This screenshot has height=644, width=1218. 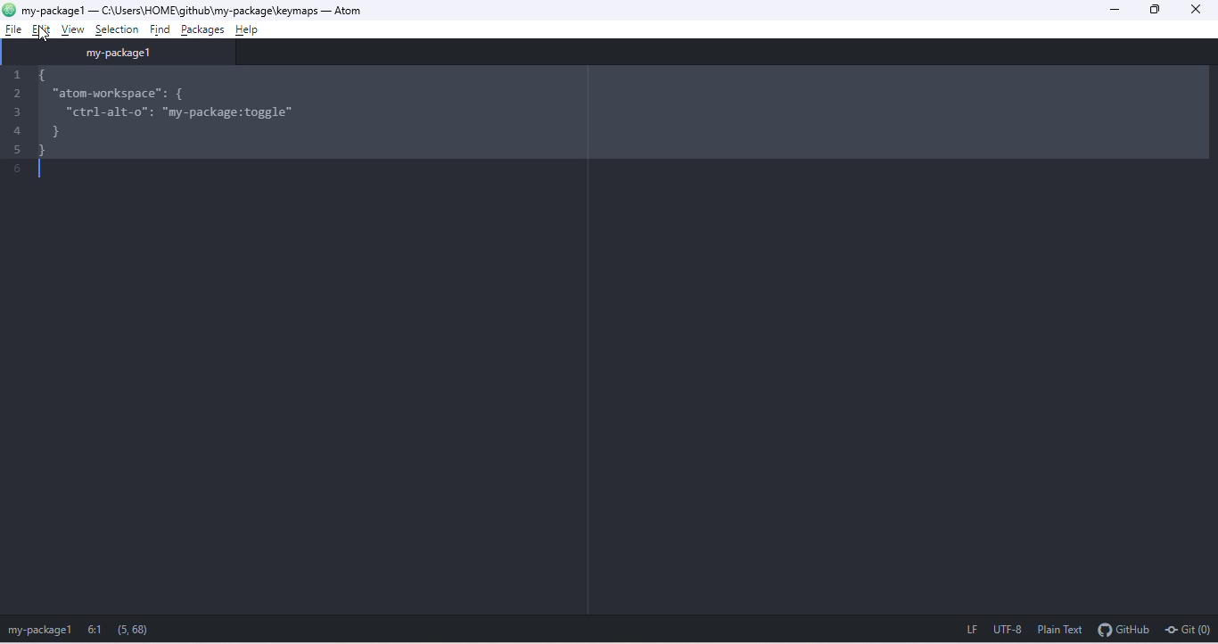 What do you see at coordinates (1124, 632) in the screenshot?
I see `git hub` at bounding box center [1124, 632].